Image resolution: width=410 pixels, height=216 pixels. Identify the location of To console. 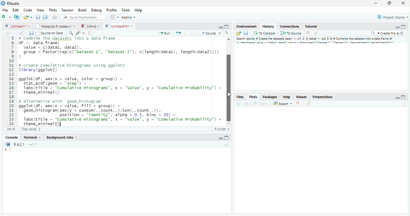
(265, 33).